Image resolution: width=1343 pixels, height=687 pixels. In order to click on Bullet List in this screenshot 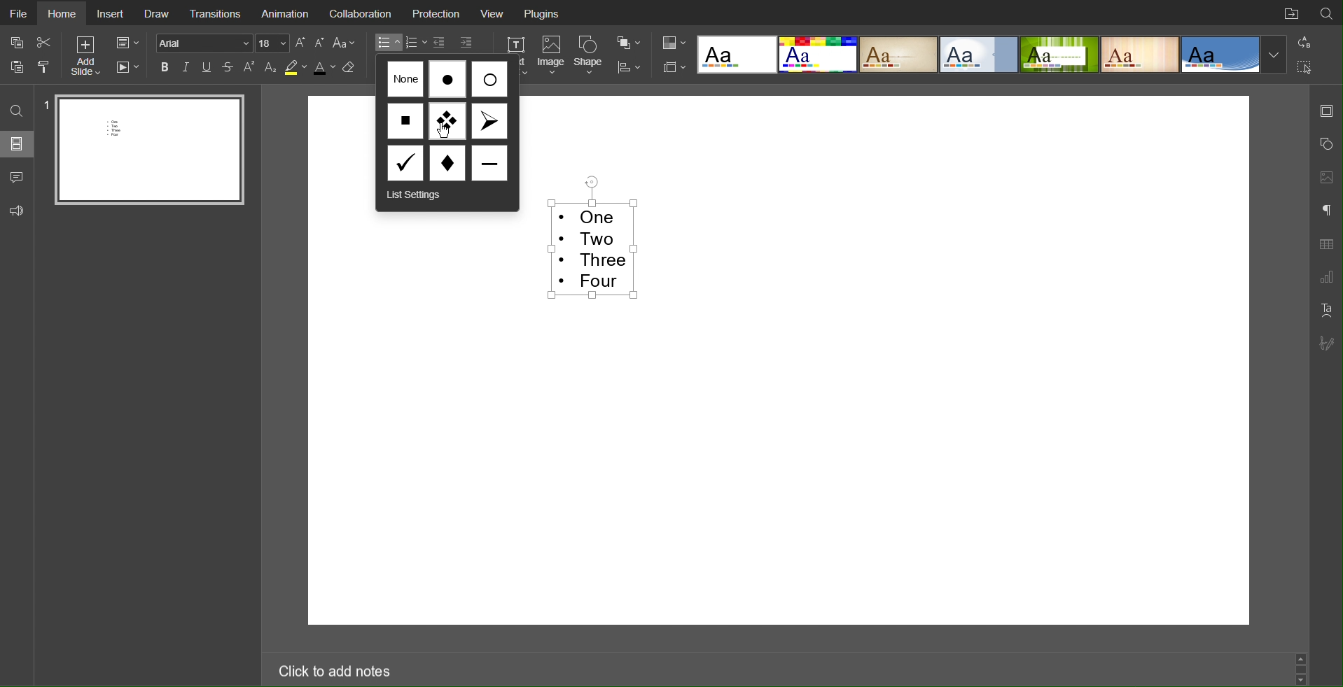, I will do `click(389, 43)`.